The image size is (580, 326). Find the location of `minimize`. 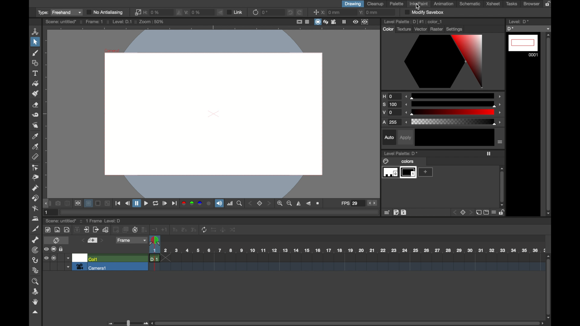

minimize is located at coordinates (108, 203).